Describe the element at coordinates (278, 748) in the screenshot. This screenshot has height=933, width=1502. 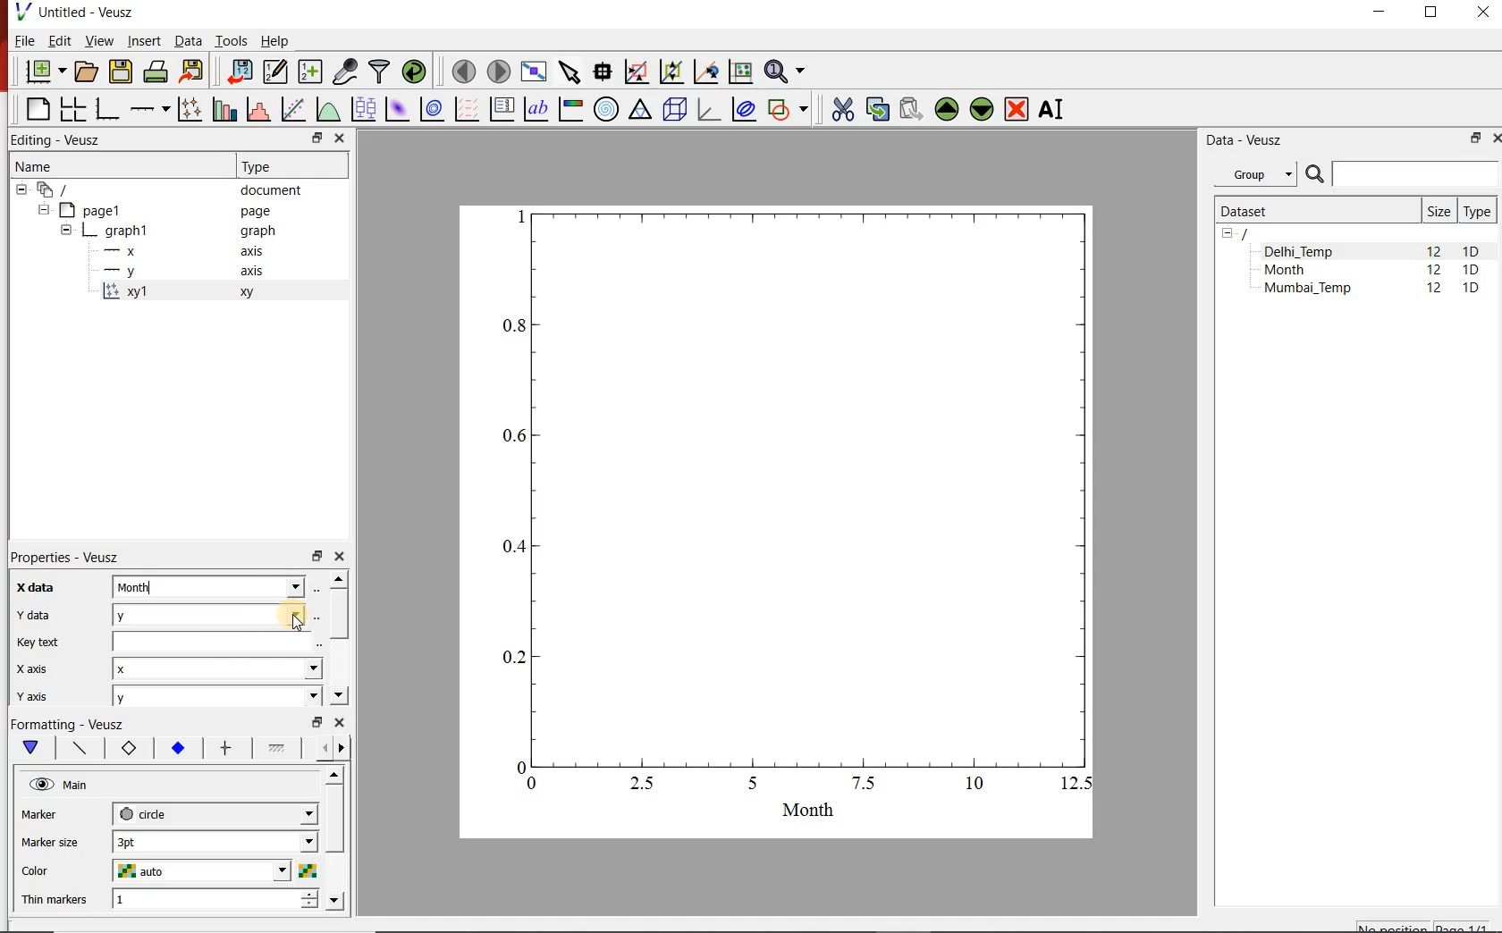
I see `Minor ticks` at that location.